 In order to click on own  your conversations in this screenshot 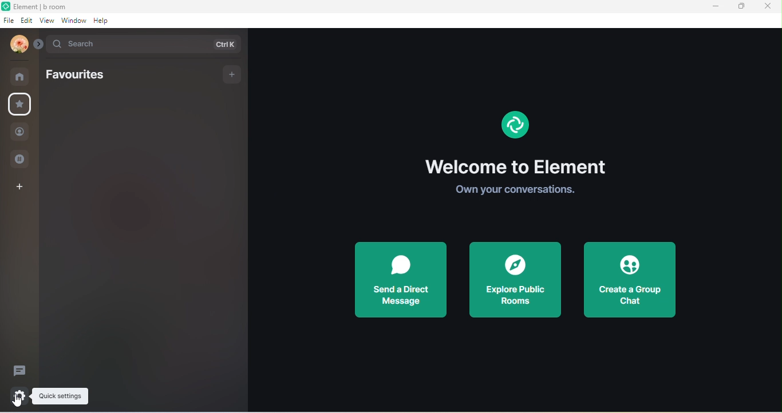, I will do `click(522, 192)`.